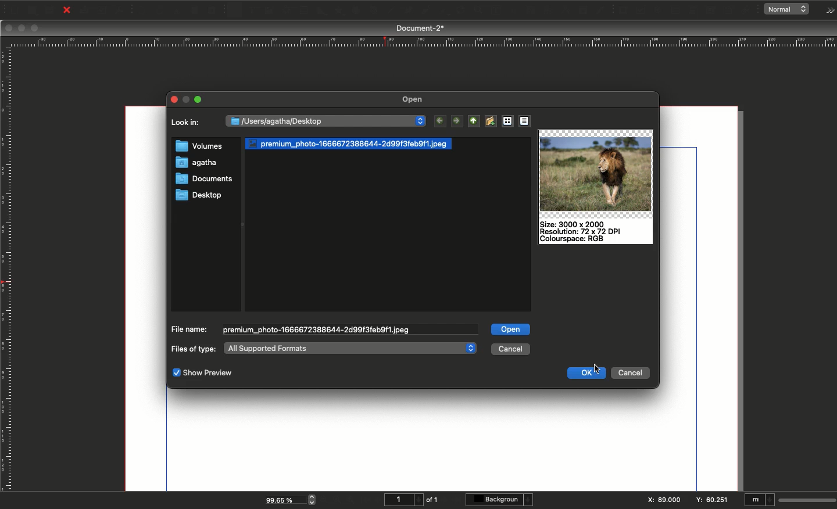 Image resolution: width=837 pixels, height=509 pixels. Describe the element at coordinates (507, 121) in the screenshot. I see `Grid` at that location.